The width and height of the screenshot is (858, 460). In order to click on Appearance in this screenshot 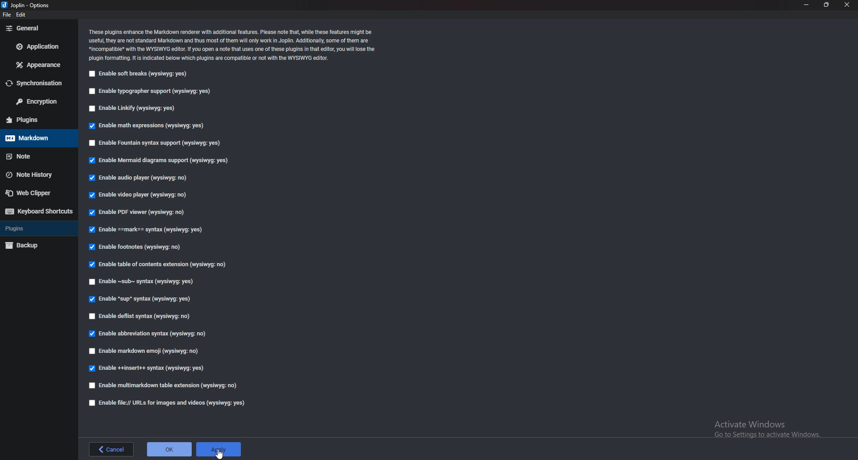, I will do `click(39, 65)`.